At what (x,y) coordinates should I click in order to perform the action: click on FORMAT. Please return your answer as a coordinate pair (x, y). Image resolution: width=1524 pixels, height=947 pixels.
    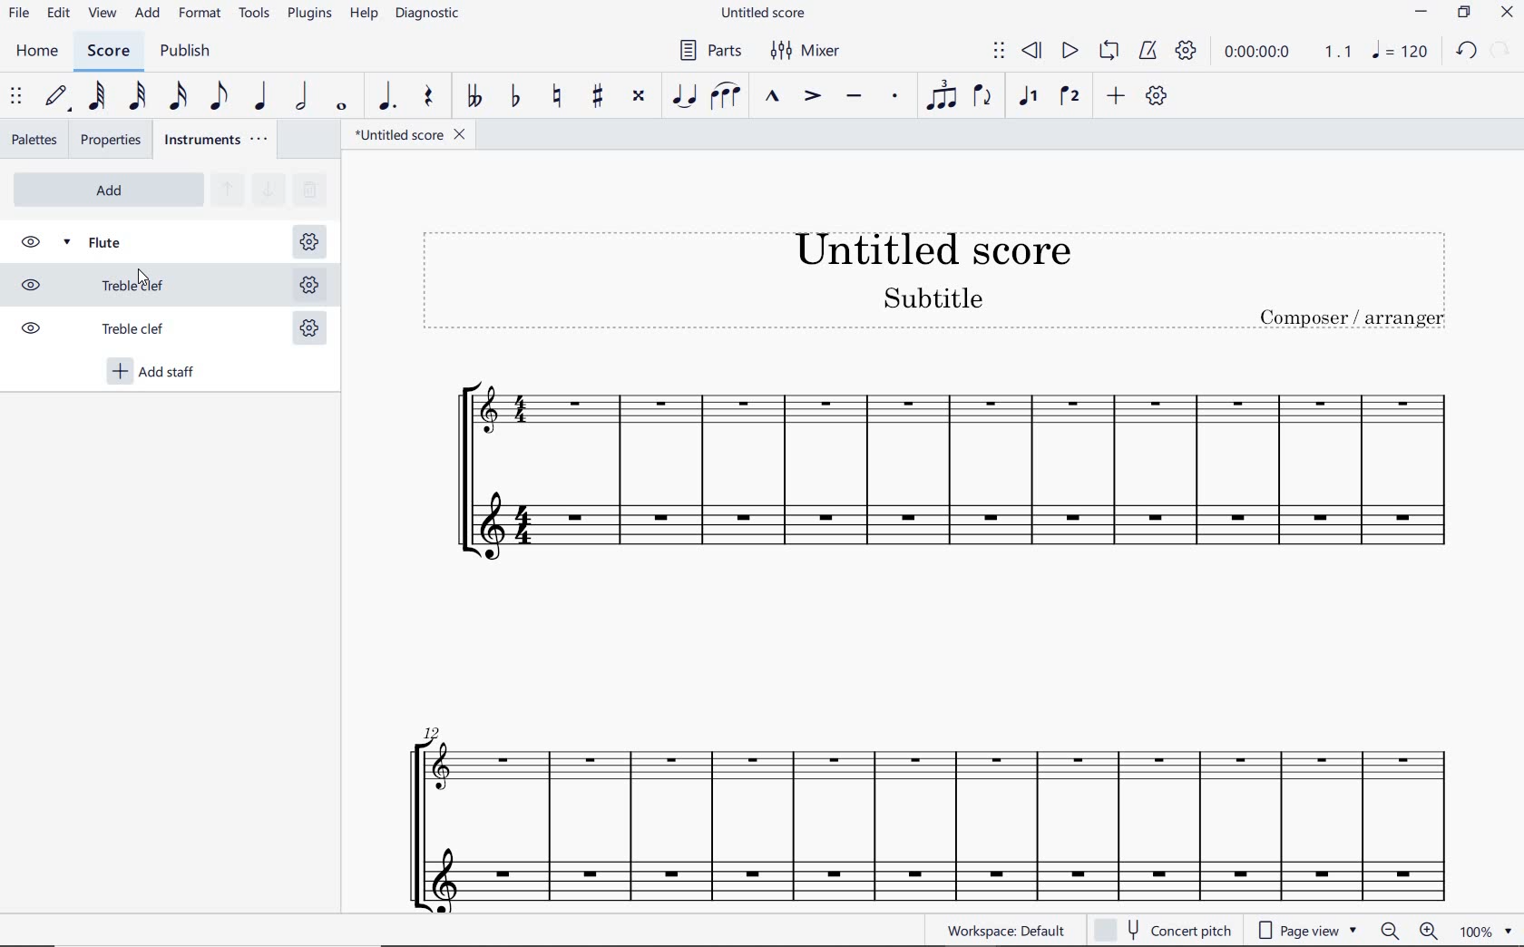
    Looking at the image, I should click on (200, 14).